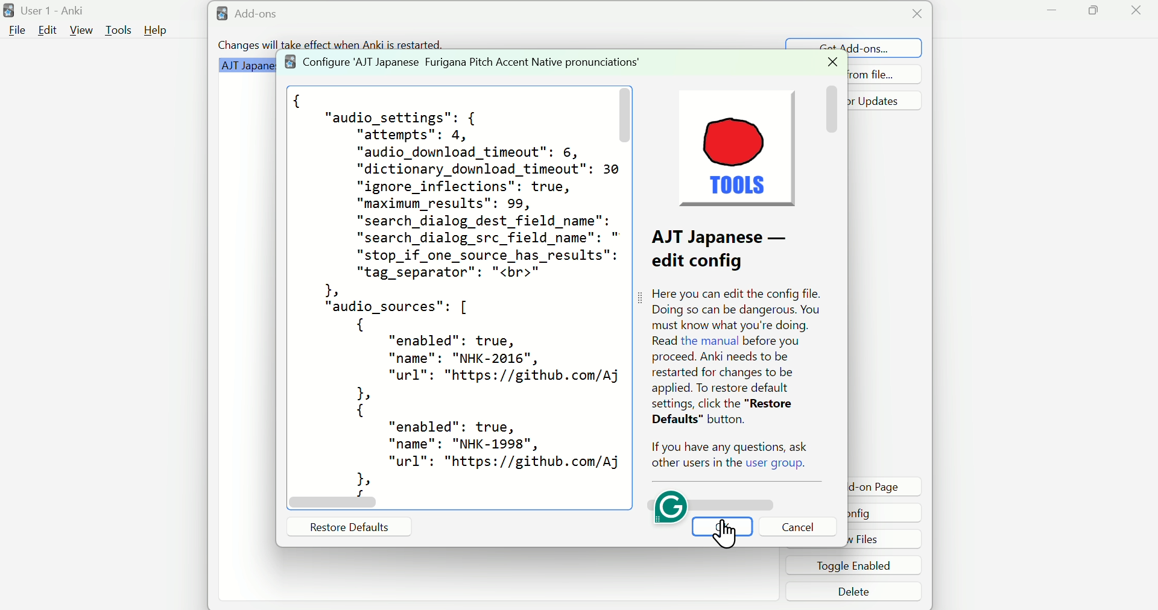 The height and width of the screenshot is (610, 1158). I want to click on Maximize, so click(1098, 14).